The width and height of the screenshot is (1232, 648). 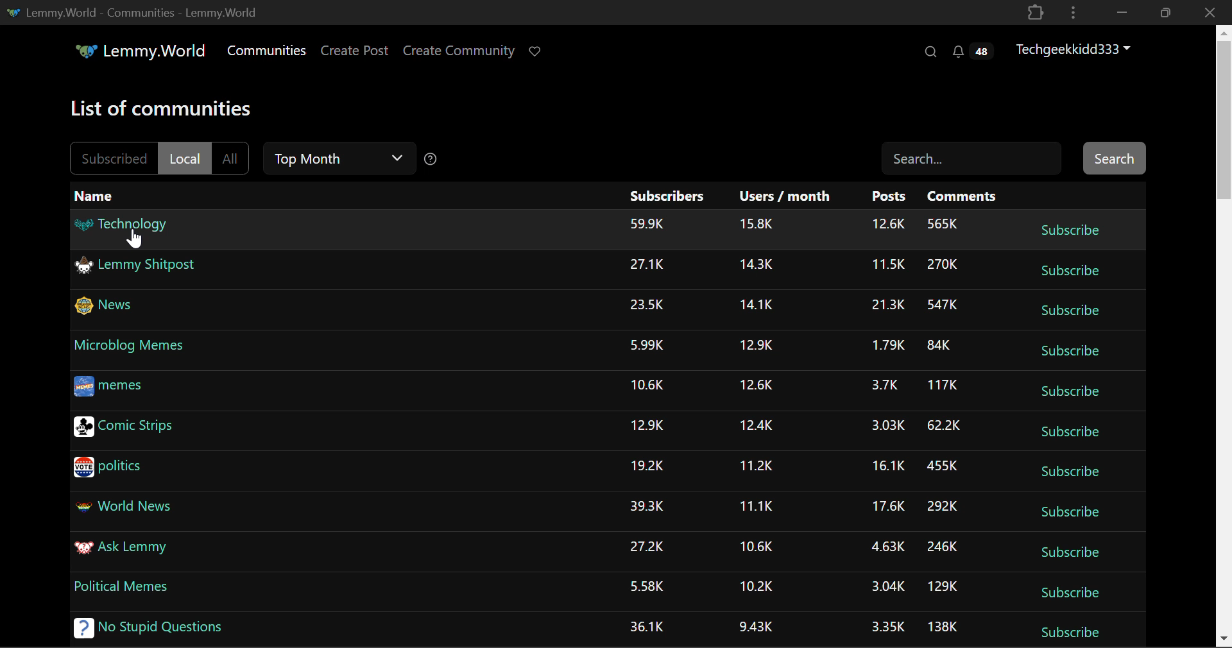 What do you see at coordinates (135, 238) in the screenshot?
I see `Cursor on Technology Community Link` at bounding box center [135, 238].